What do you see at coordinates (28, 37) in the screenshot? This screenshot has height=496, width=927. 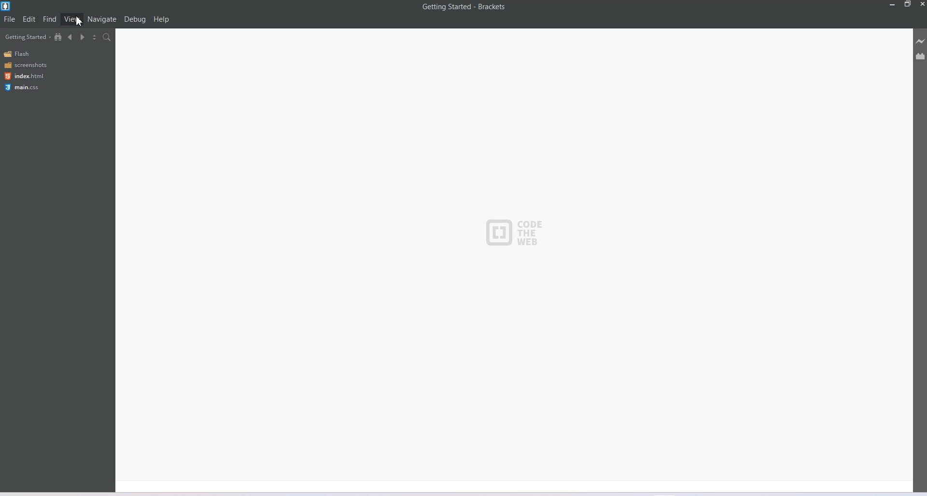 I see `Getting Started` at bounding box center [28, 37].